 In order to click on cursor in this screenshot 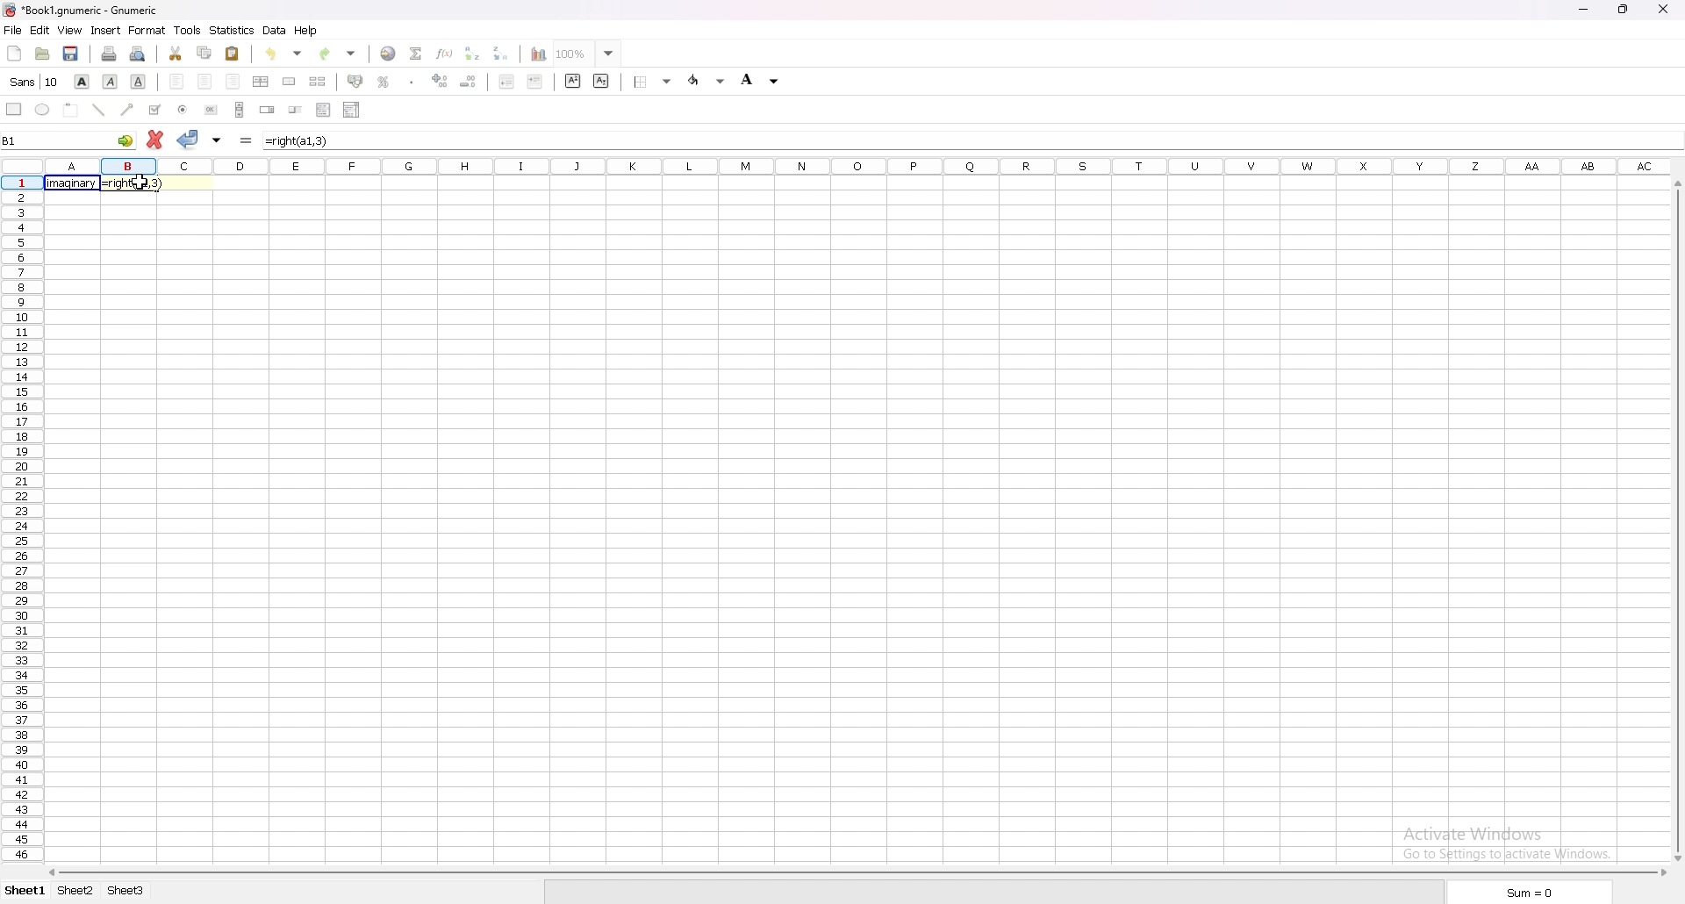, I will do `click(139, 183)`.